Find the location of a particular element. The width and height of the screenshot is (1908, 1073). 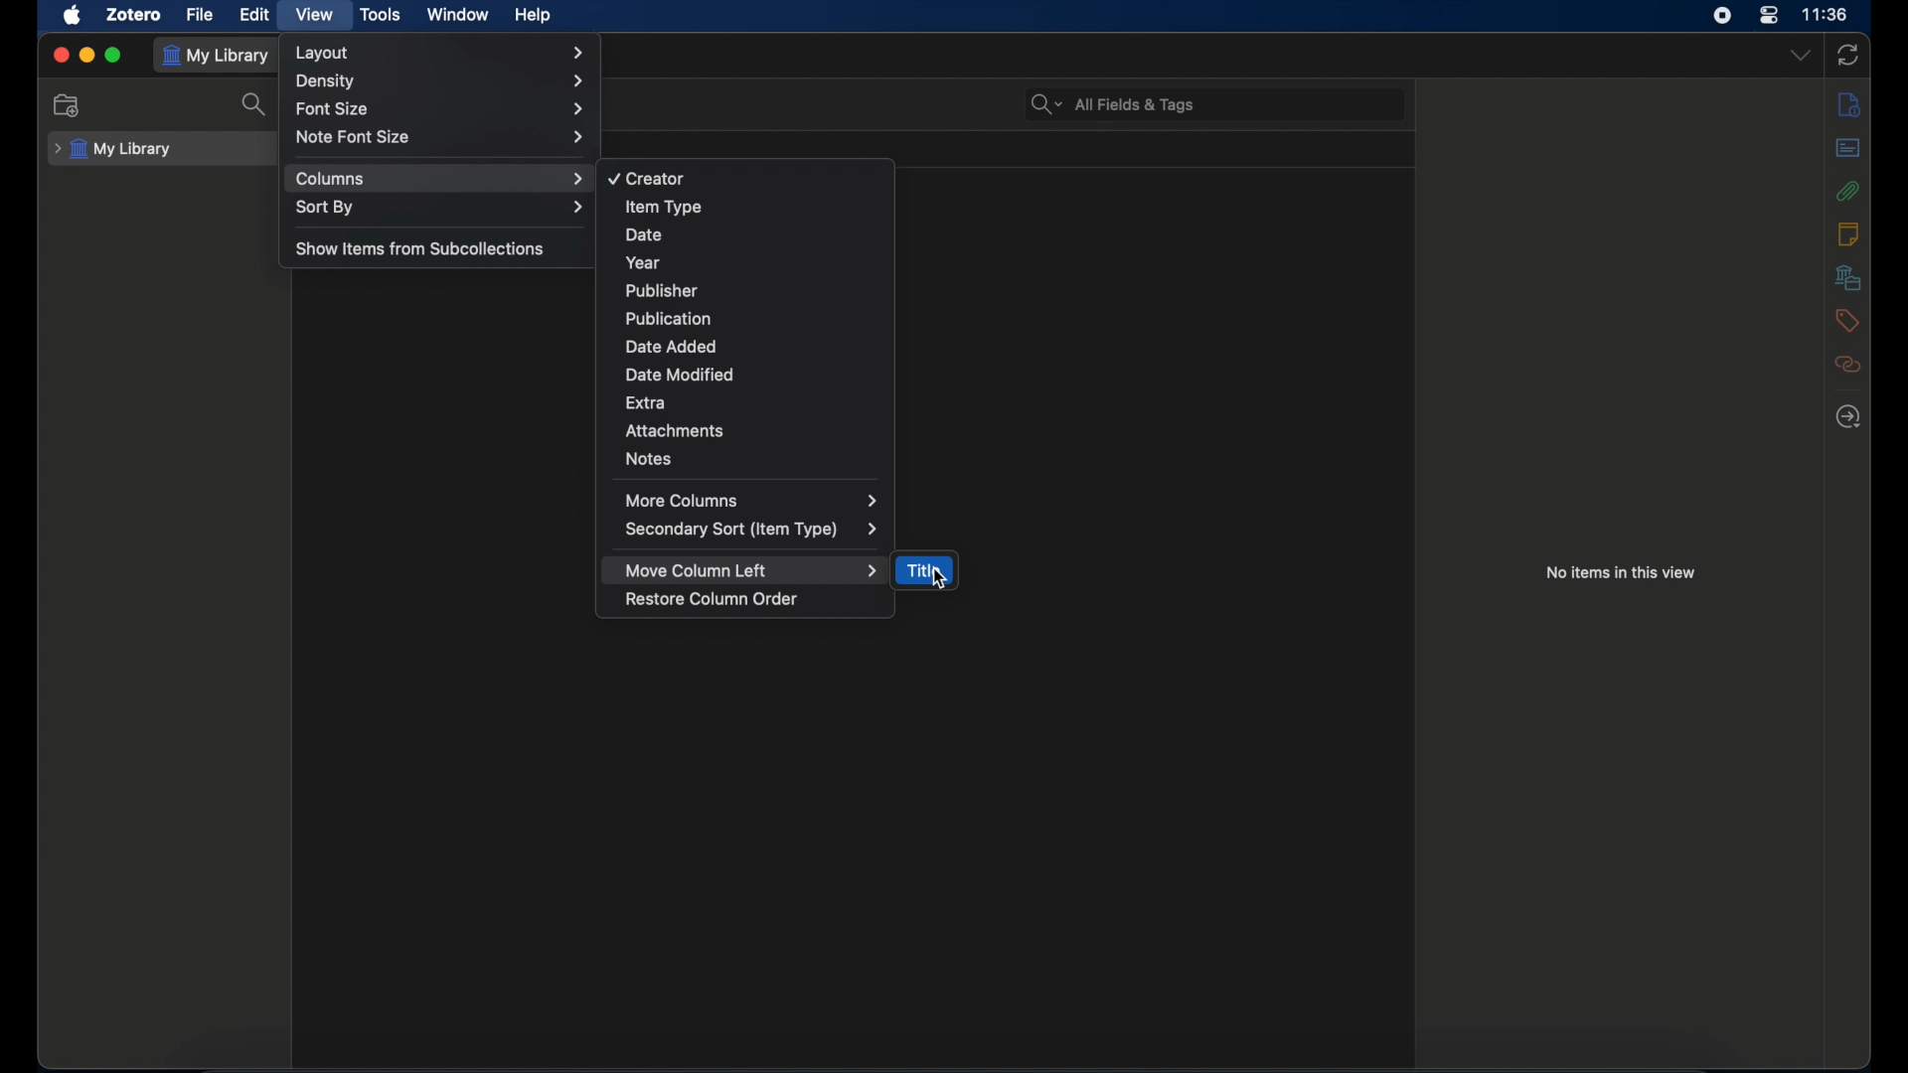

no items in this view is located at coordinates (1622, 572).